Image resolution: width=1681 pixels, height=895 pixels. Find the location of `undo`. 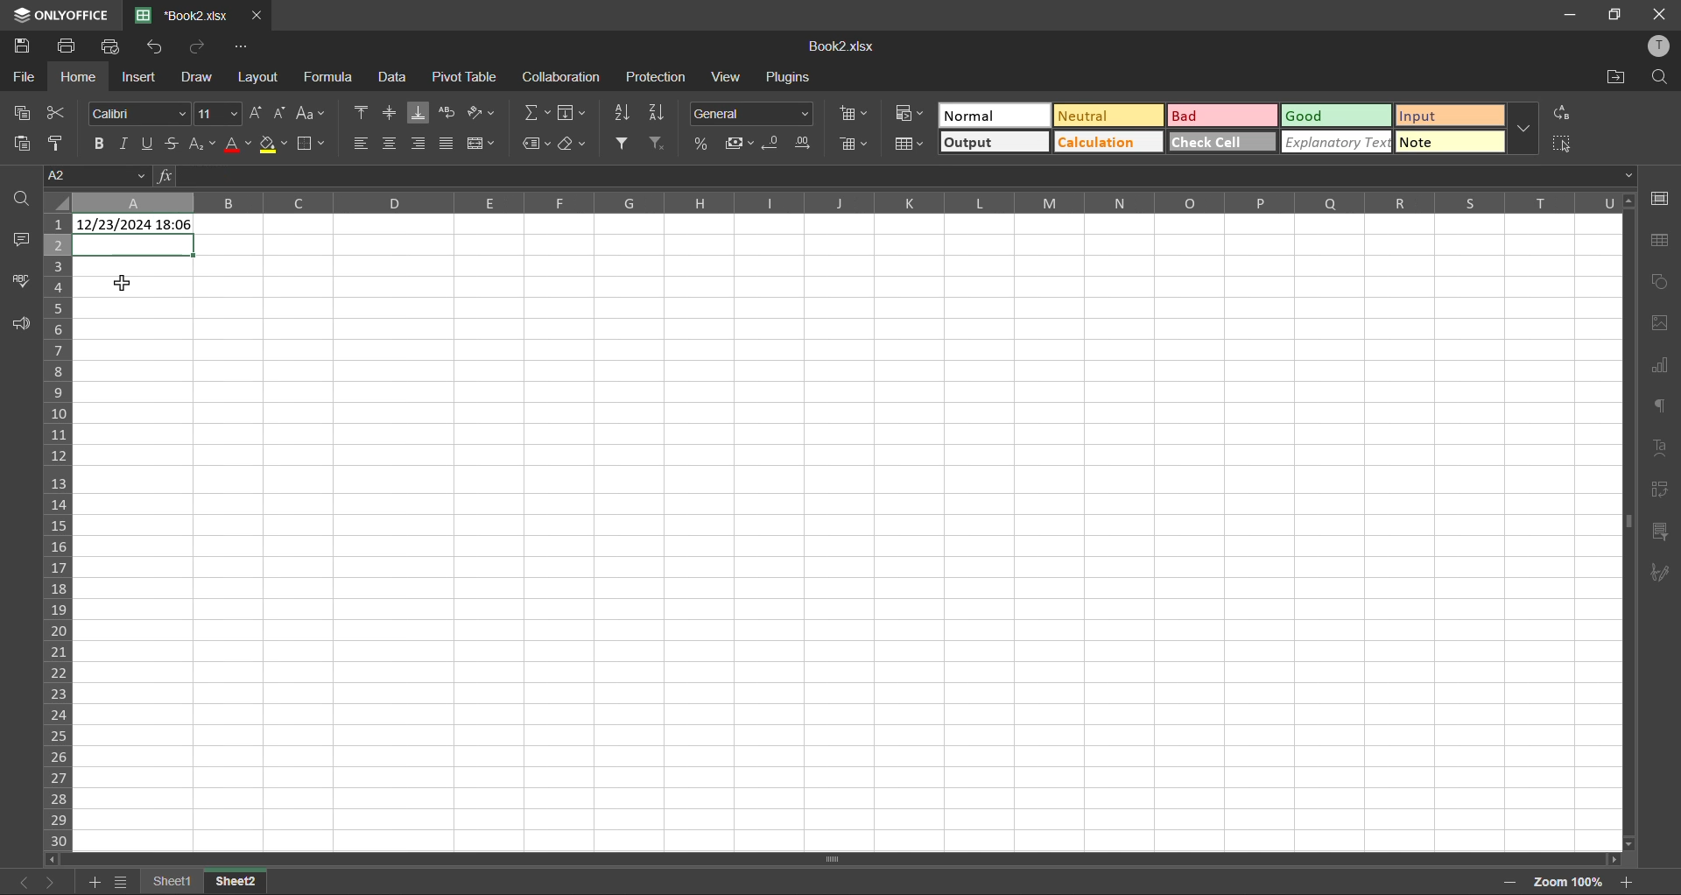

undo is located at coordinates (157, 46).